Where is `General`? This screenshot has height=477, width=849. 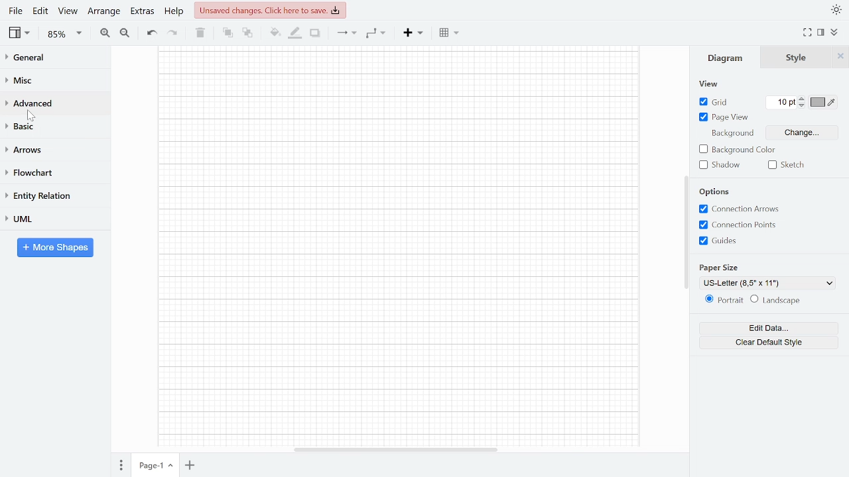 General is located at coordinates (54, 58).